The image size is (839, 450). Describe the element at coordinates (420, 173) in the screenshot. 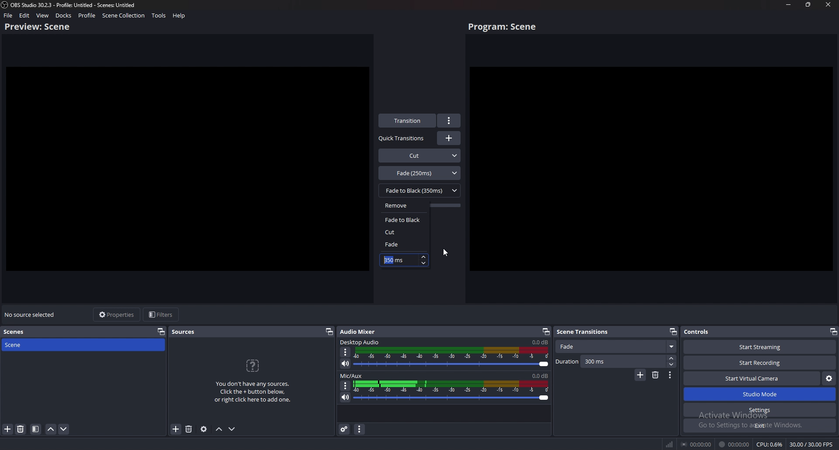

I see `fade(250ms)` at that location.